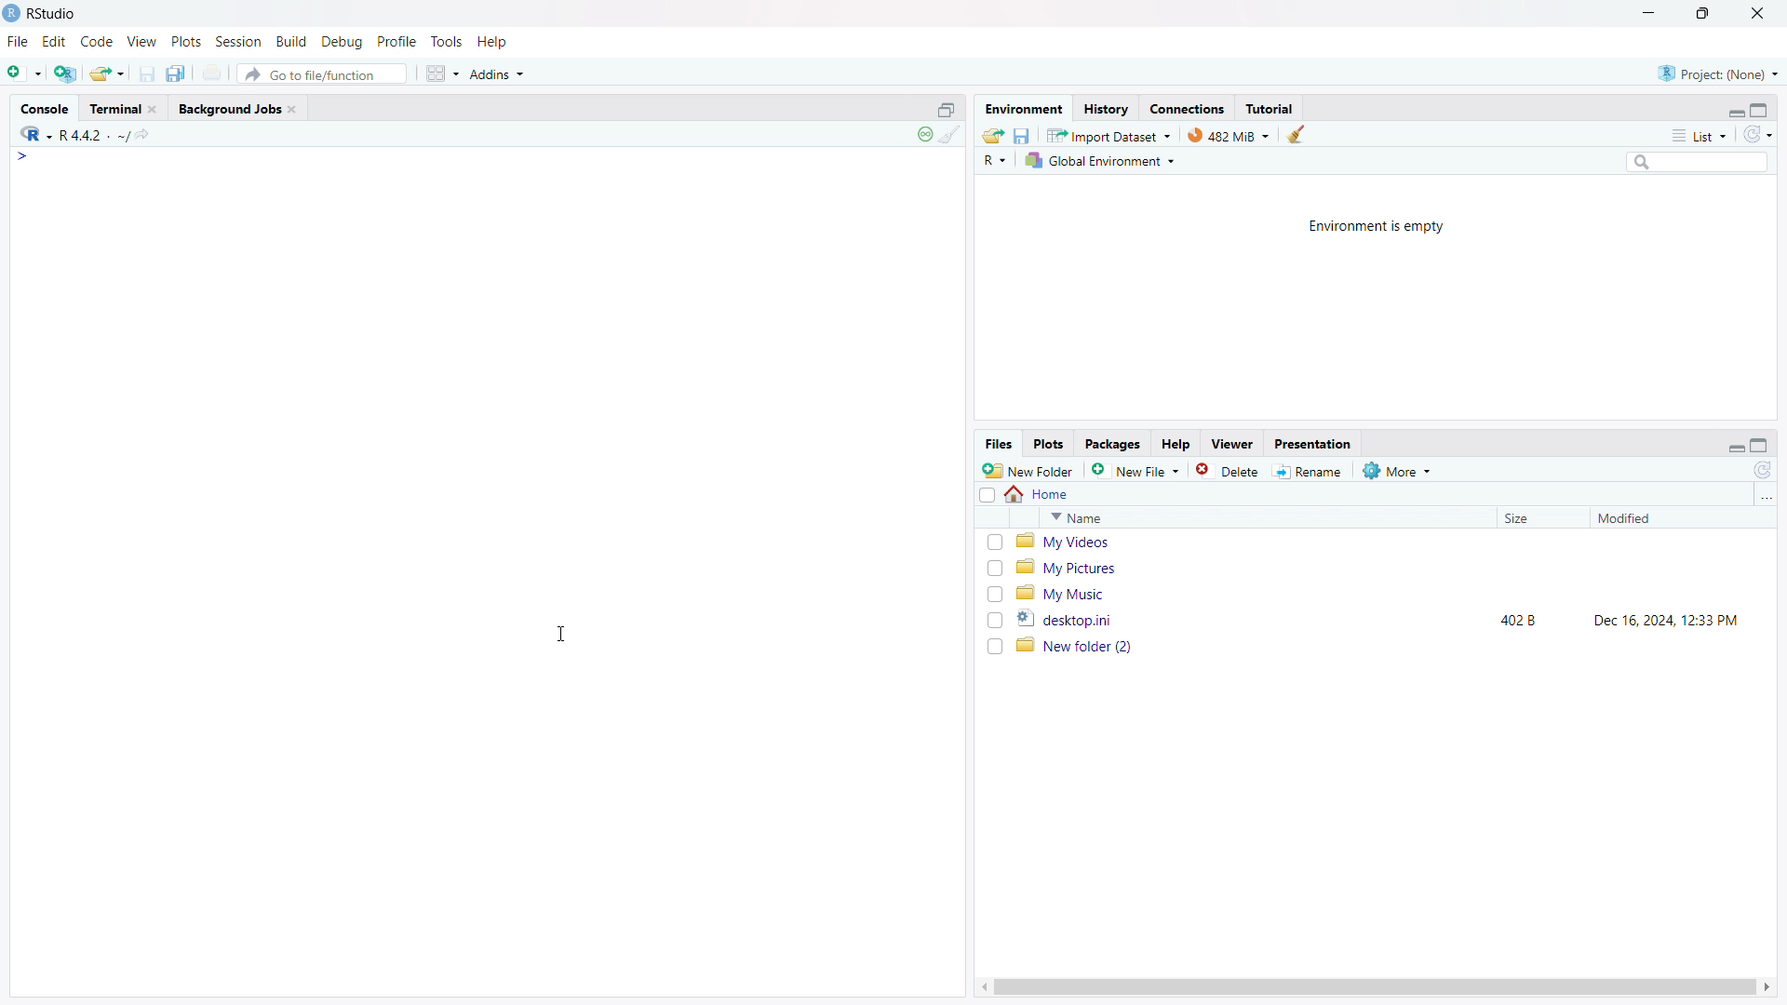 The image size is (1787, 1005). I want to click on environemnet, so click(1022, 106).